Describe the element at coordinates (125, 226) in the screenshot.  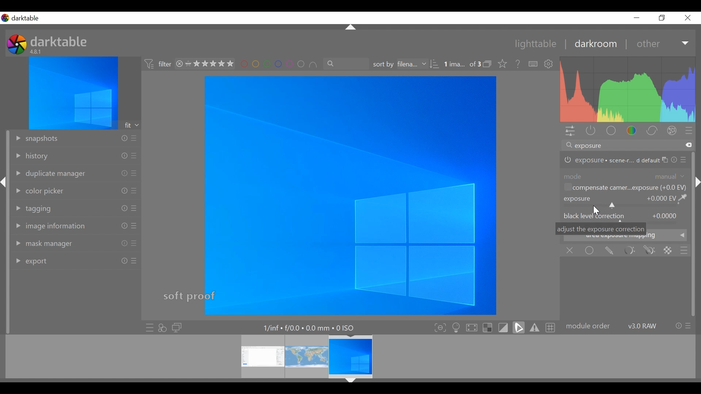
I see `info` at that location.